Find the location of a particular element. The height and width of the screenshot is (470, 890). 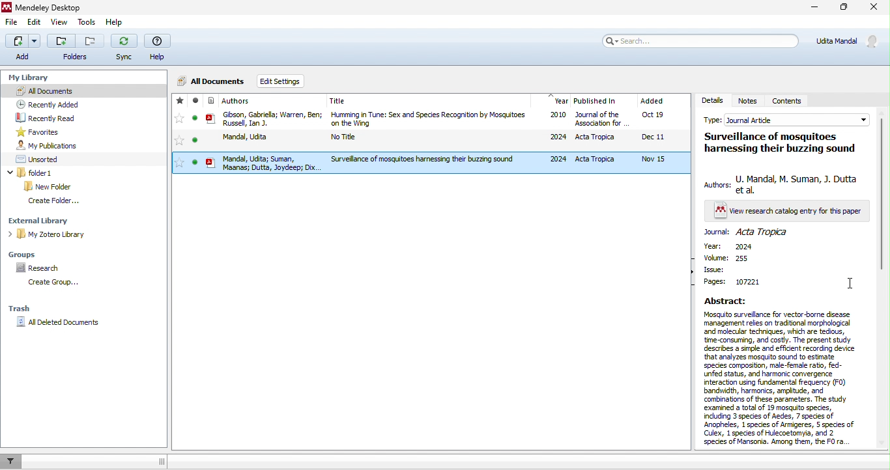

contents is located at coordinates (794, 98).